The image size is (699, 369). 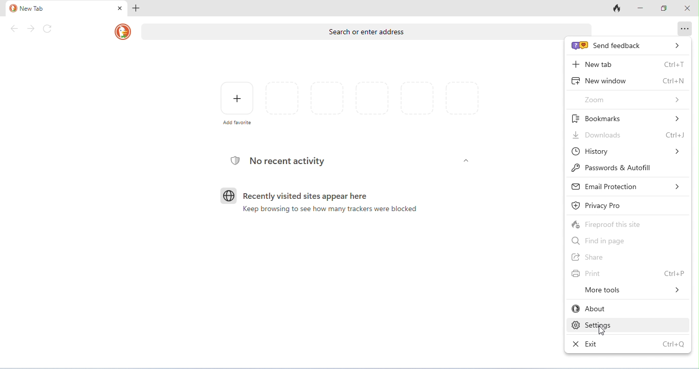 I want to click on email protection, so click(x=627, y=187).